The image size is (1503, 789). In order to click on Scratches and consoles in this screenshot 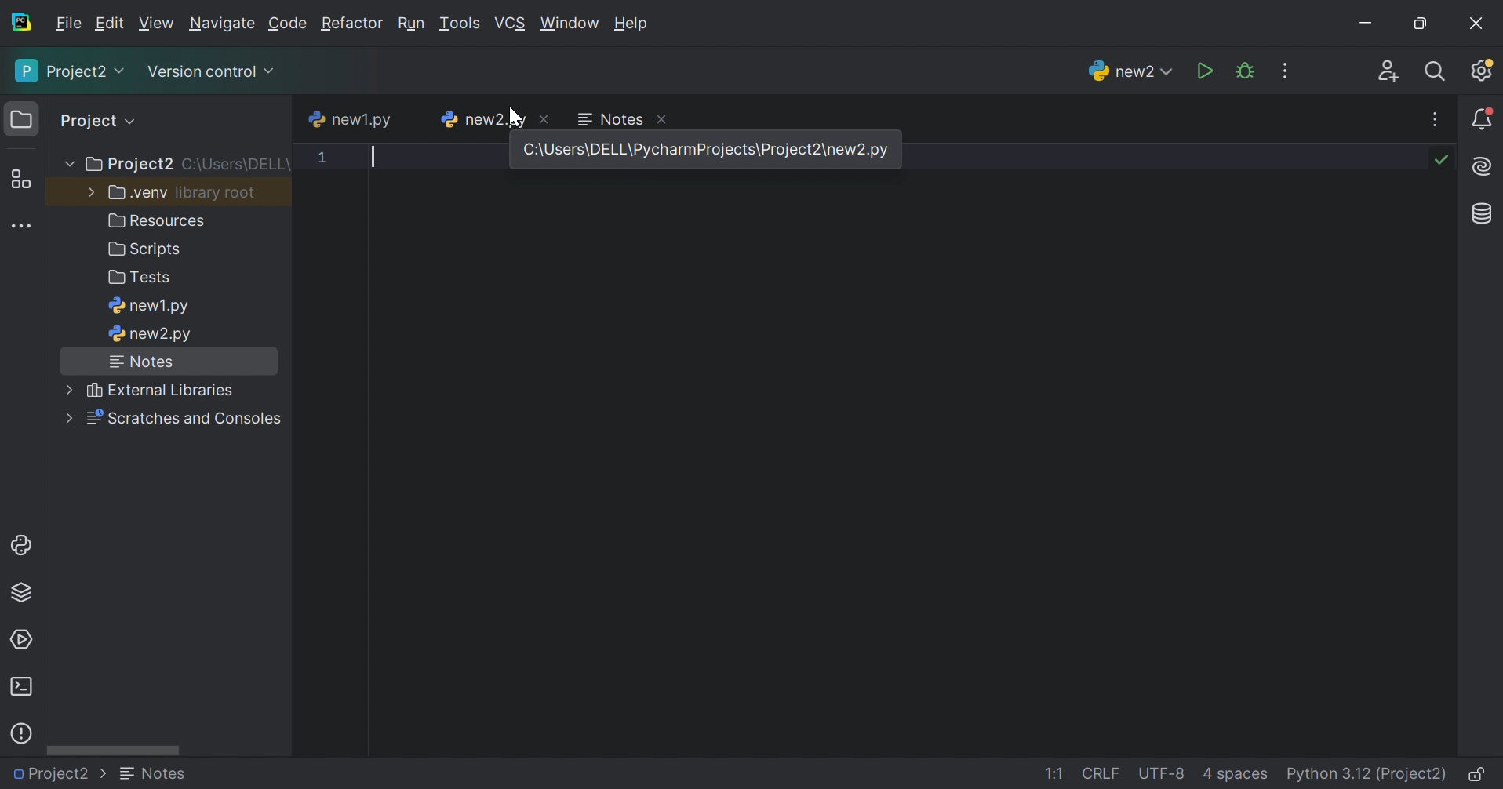, I will do `click(175, 418)`.